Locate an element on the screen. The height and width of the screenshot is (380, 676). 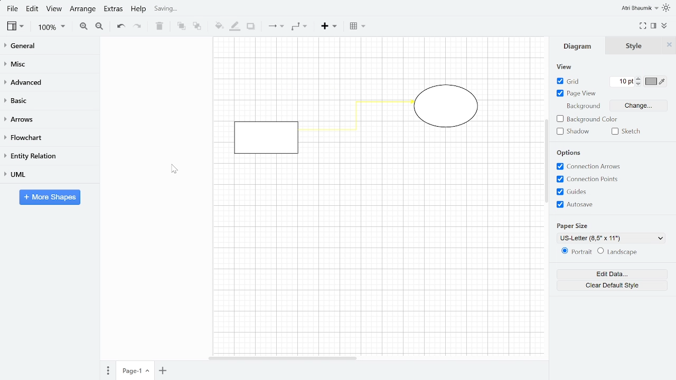
Help is located at coordinates (139, 9).